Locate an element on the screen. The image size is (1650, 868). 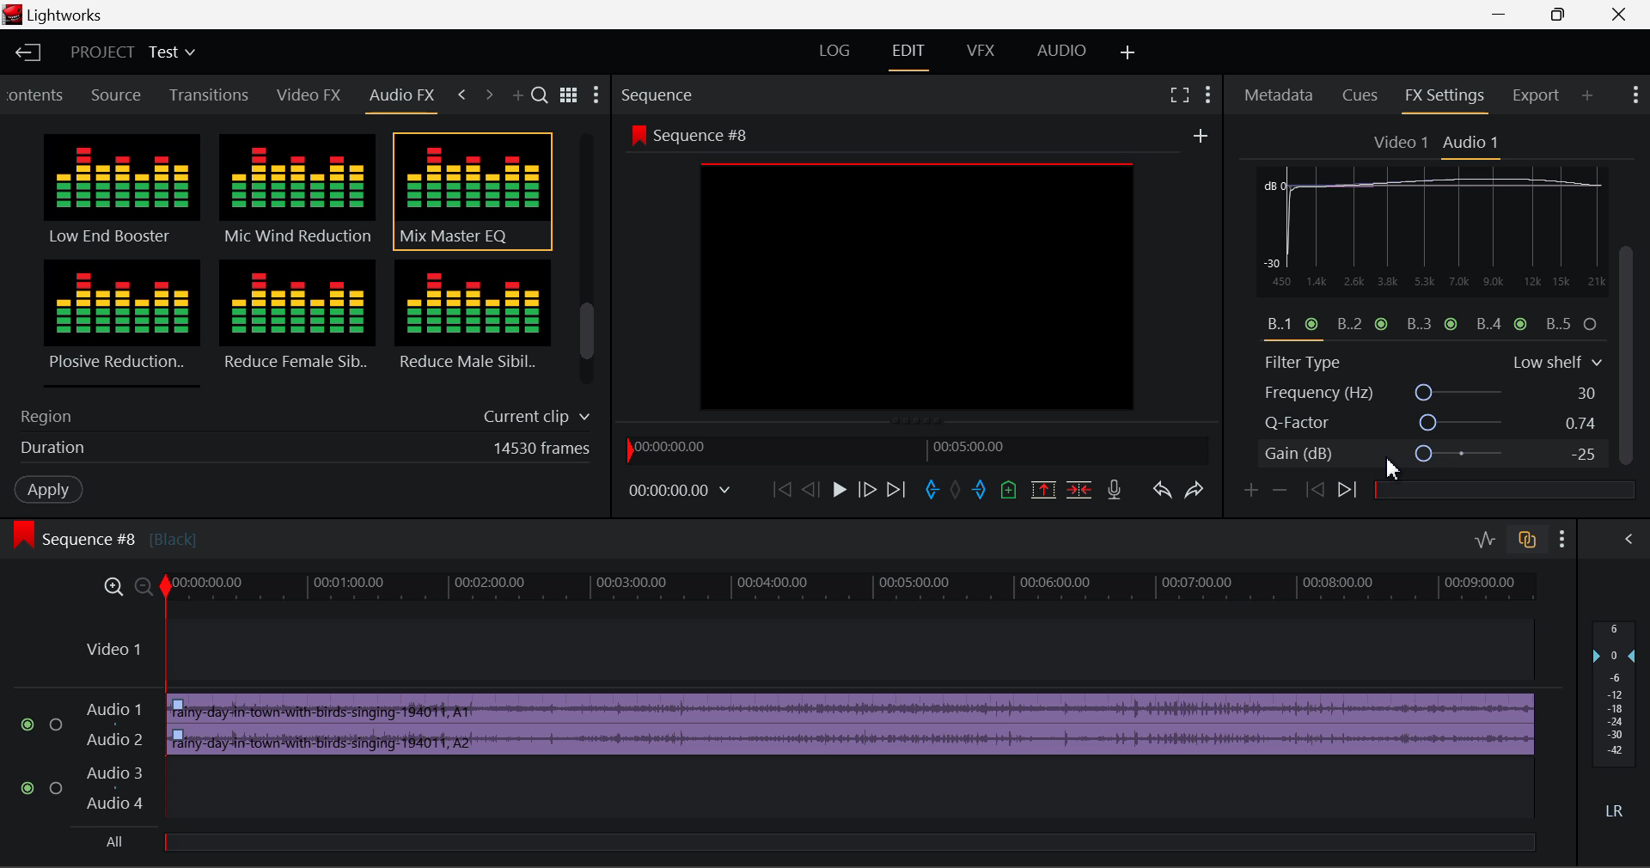
Decibel Level is located at coordinates (1617, 724).